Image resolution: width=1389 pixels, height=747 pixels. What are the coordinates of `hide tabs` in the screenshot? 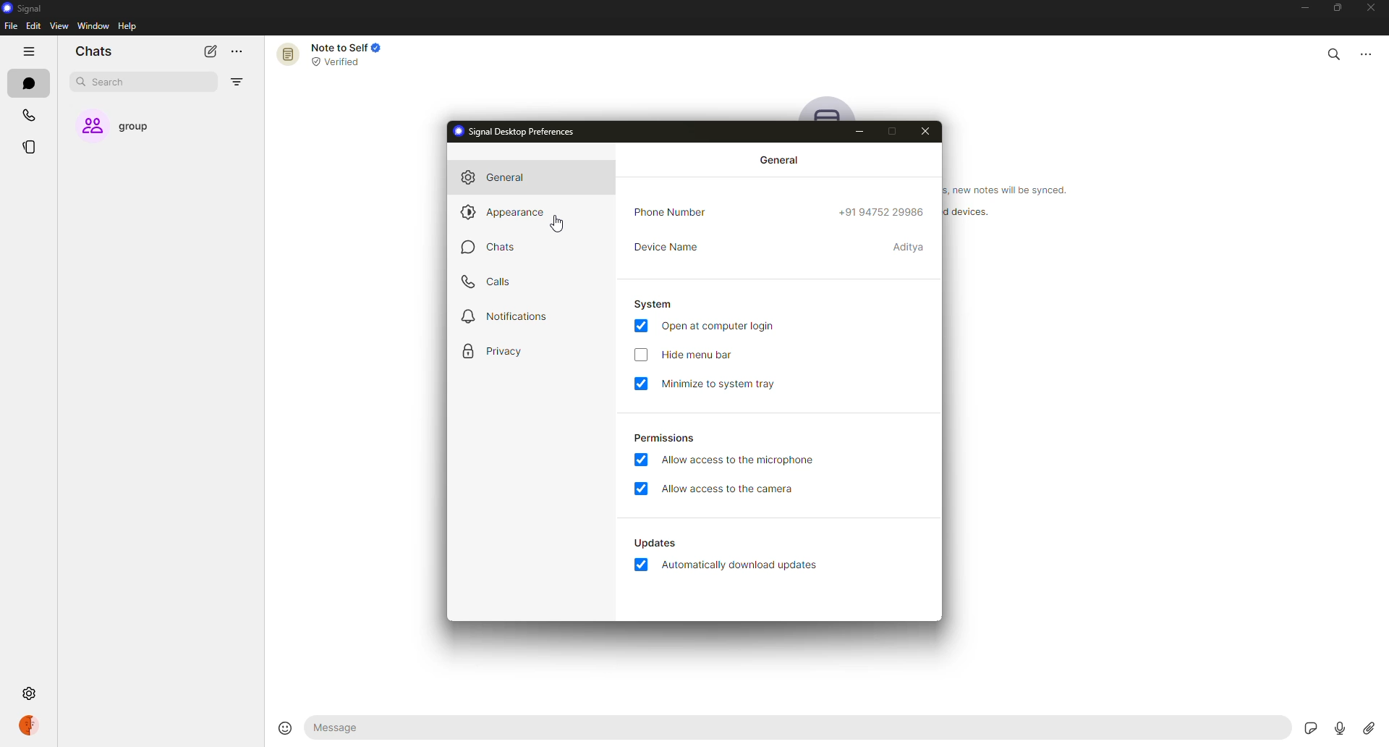 It's located at (30, 52).